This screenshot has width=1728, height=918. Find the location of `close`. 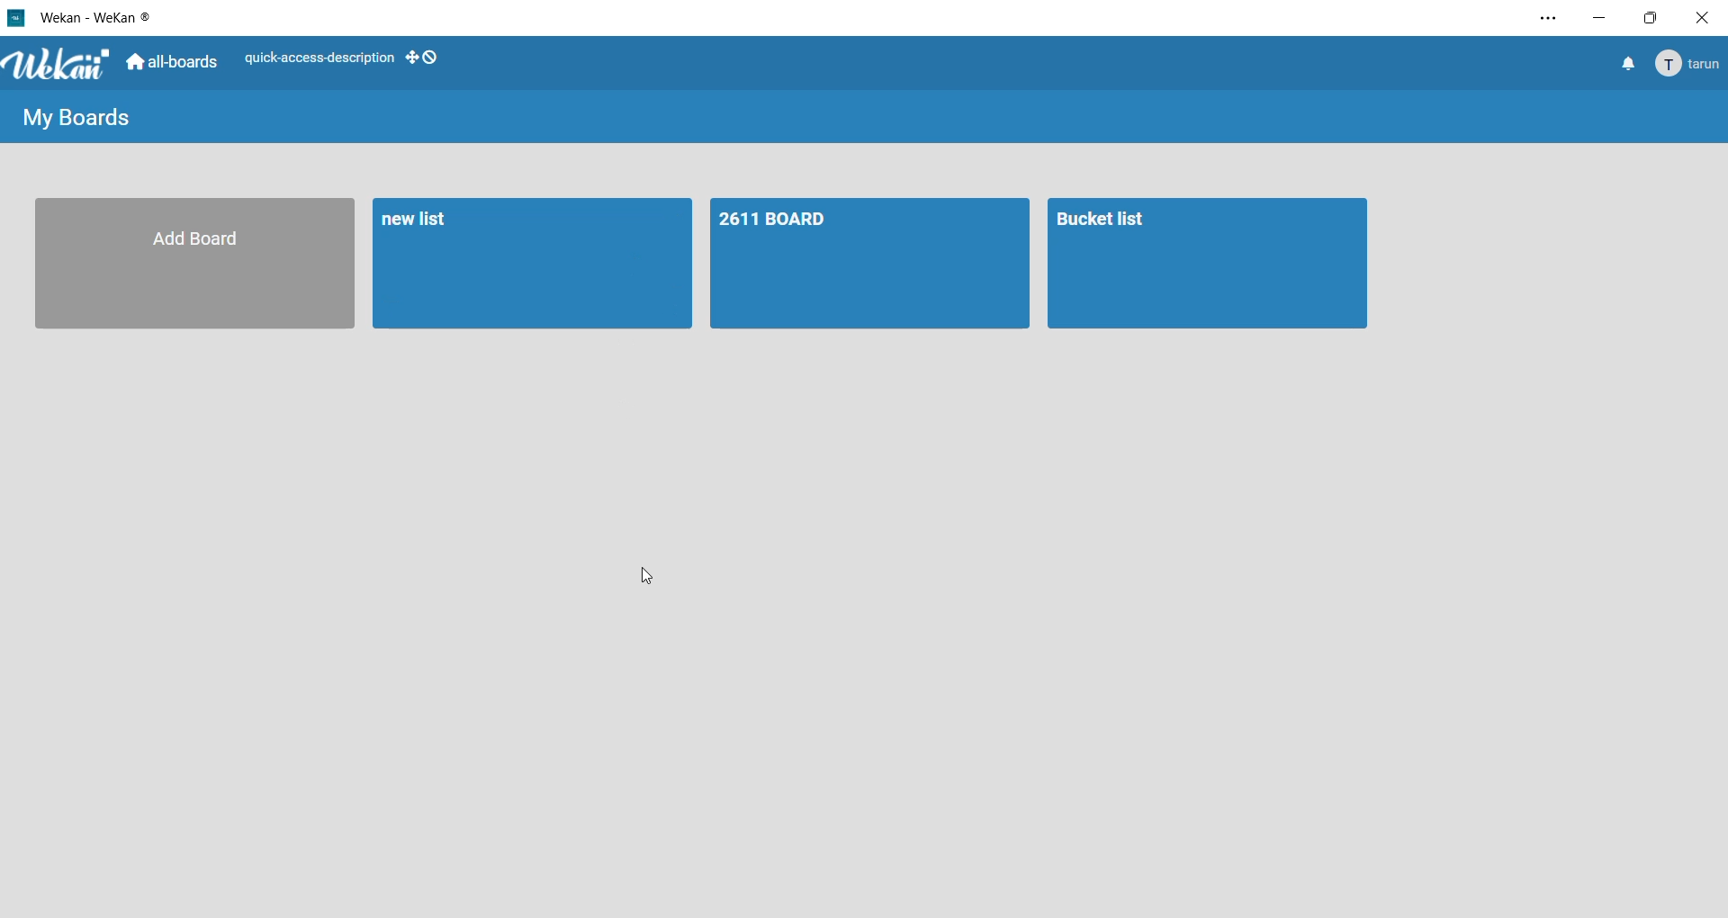

close is located at coordinates (1701, 18).